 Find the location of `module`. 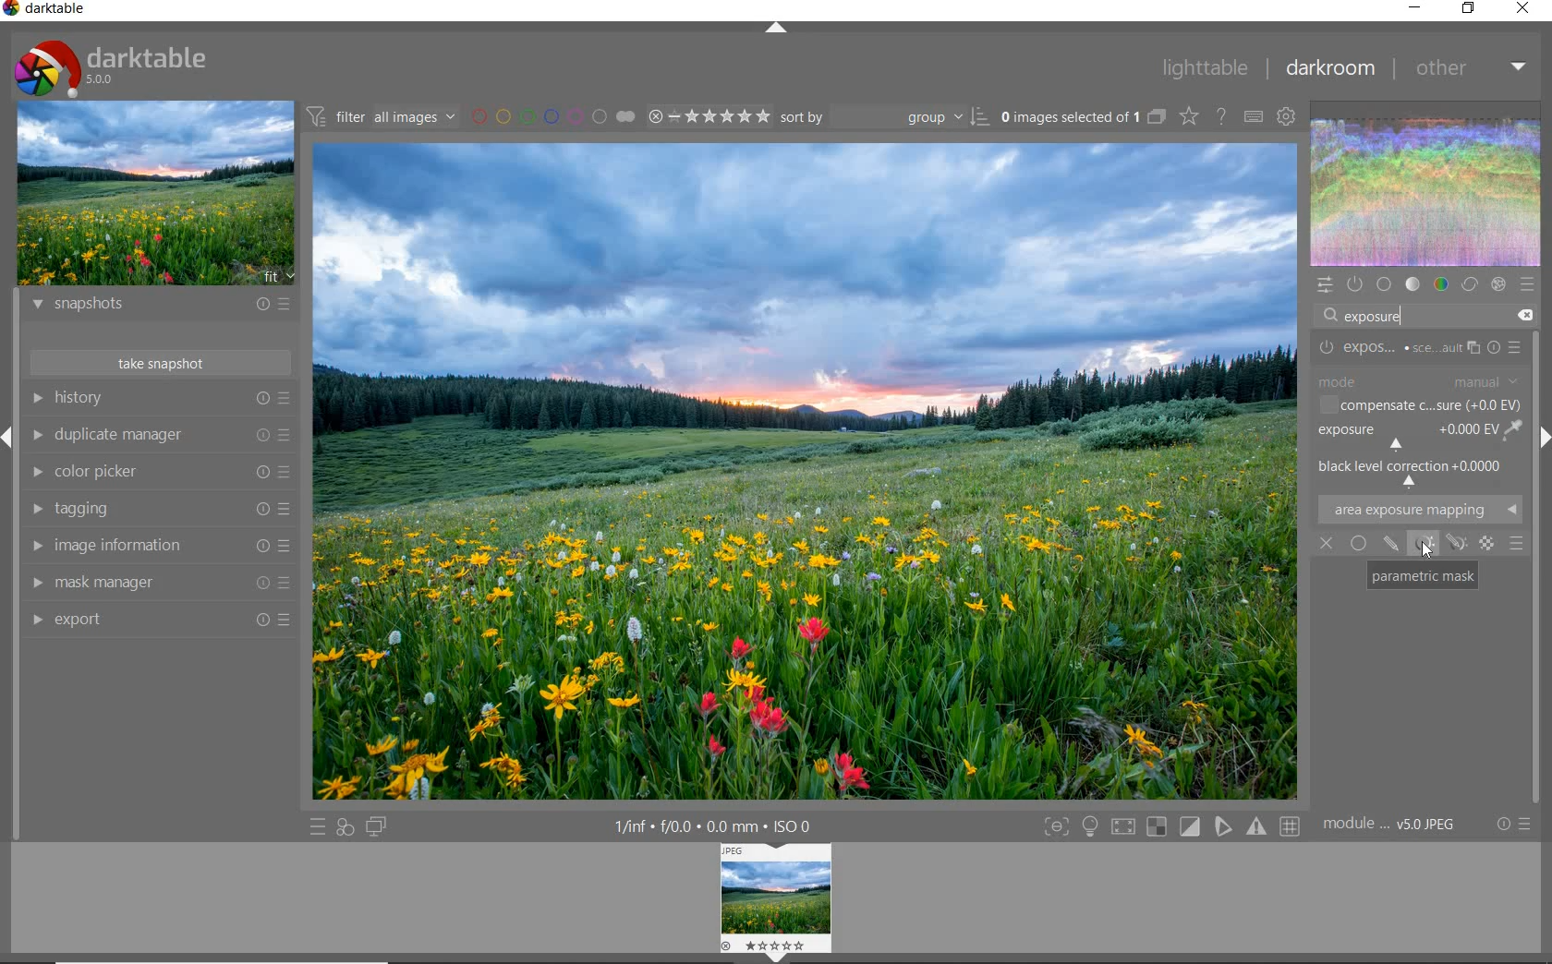

module is located at coordinates (1390, 825).